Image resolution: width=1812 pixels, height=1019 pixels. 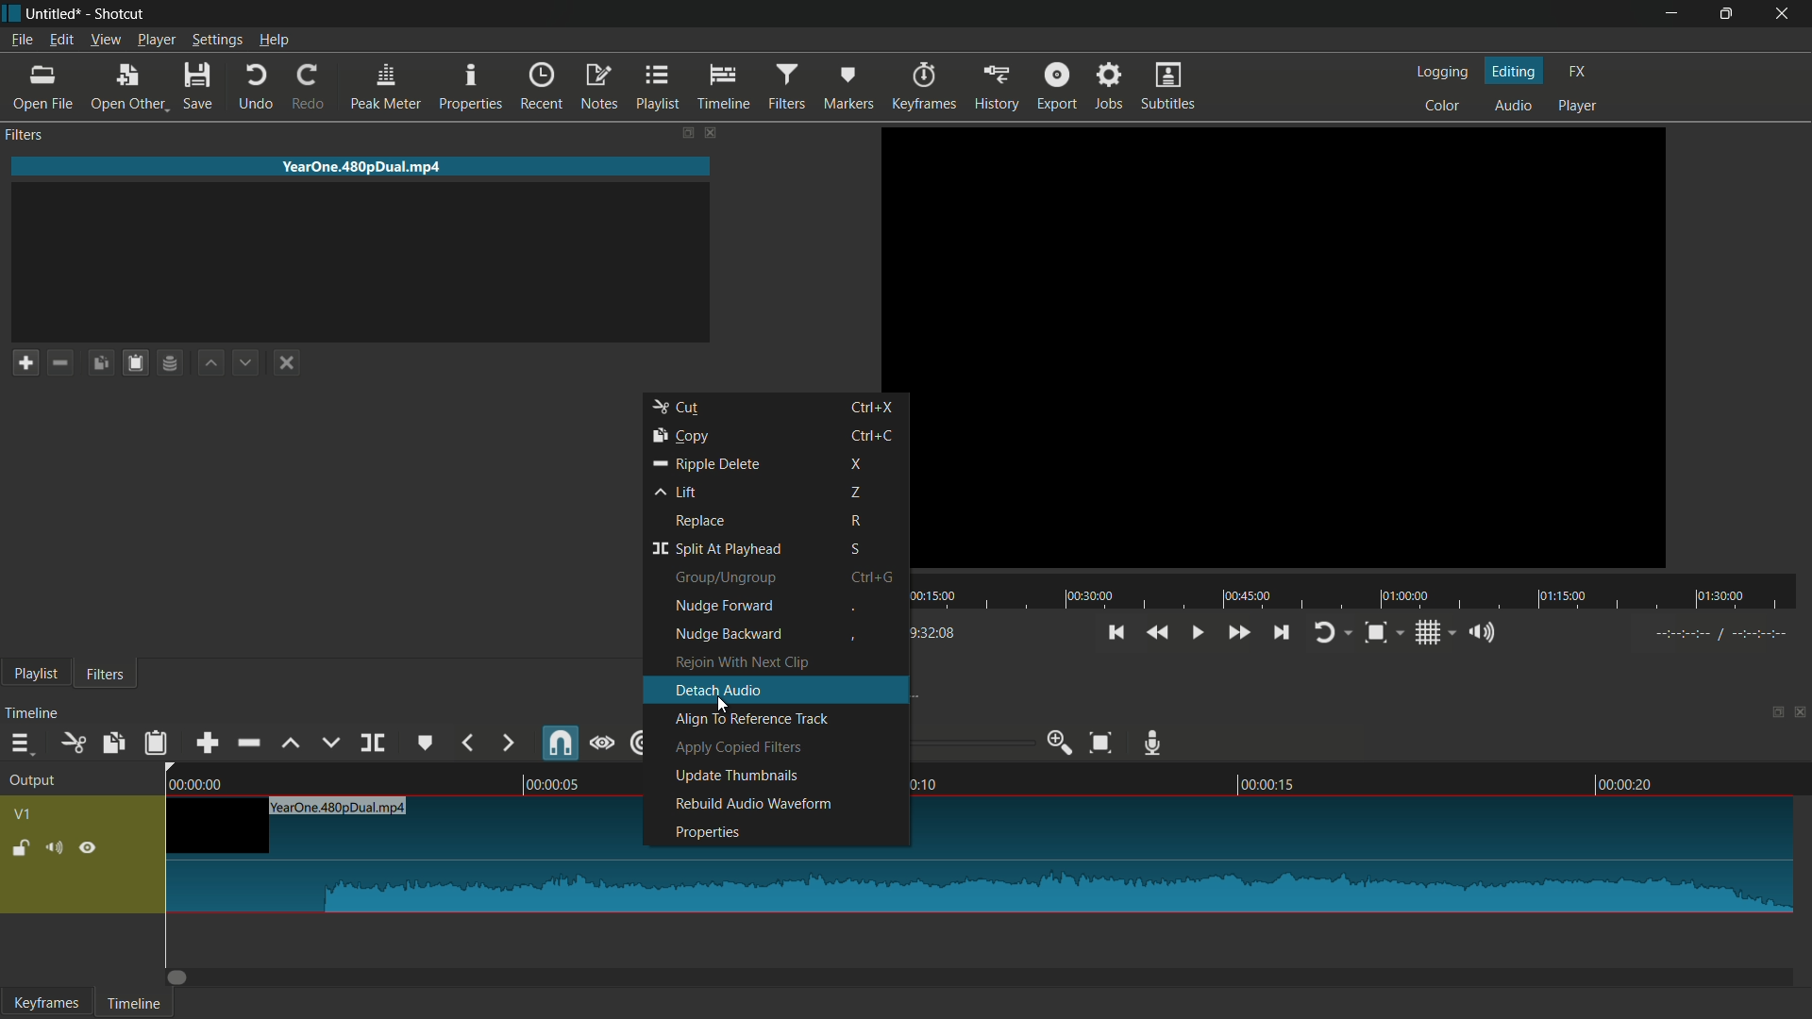 I want to click on zoom timeline to fit, so click(x=1099, y=743).